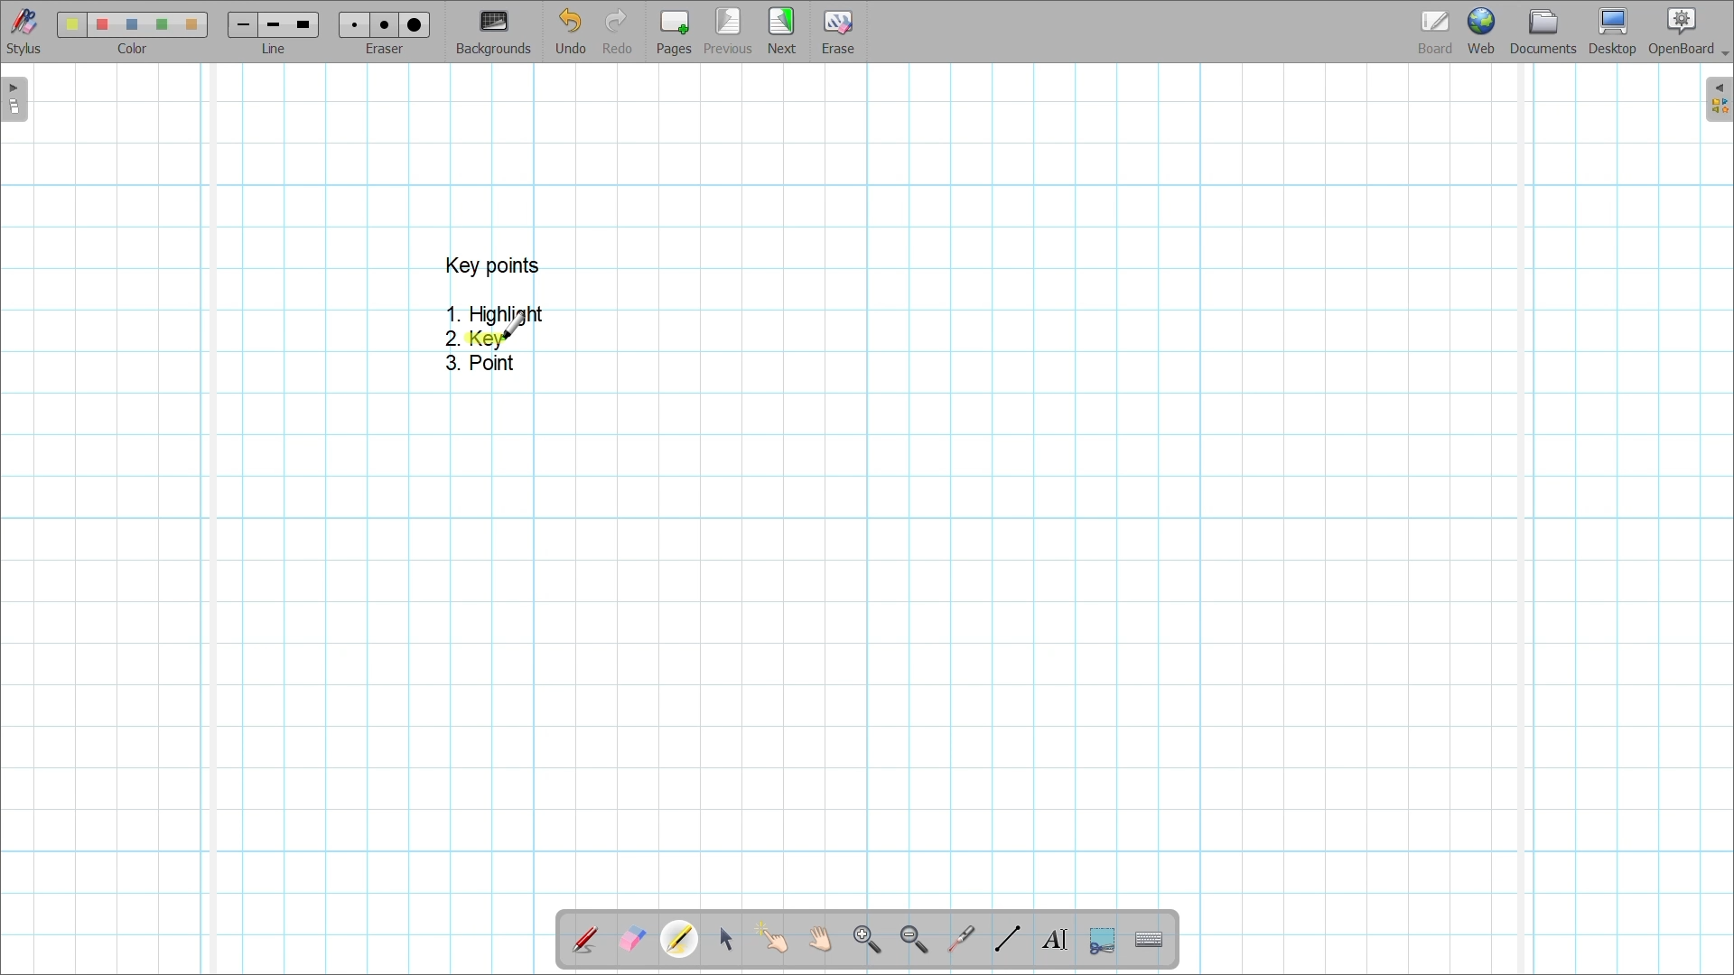 This screenshot has height=975, width=1734. What do you see at coordinates (1613, 32) in the screenshot?
I see `Desktop` at bounding box center [1613, 32].